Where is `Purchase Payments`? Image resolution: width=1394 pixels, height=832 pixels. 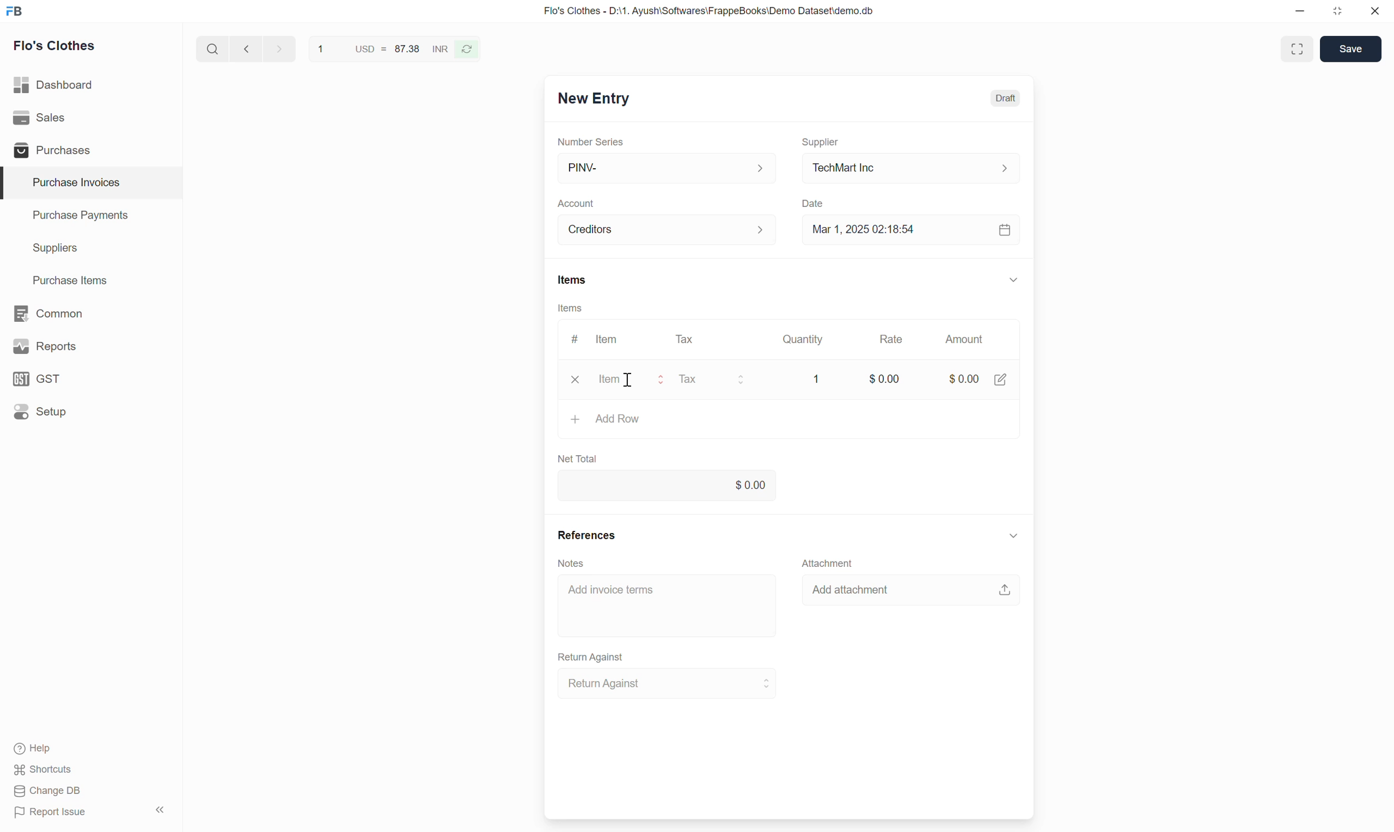 Purchase Payments is located at coordinates (91, 216).